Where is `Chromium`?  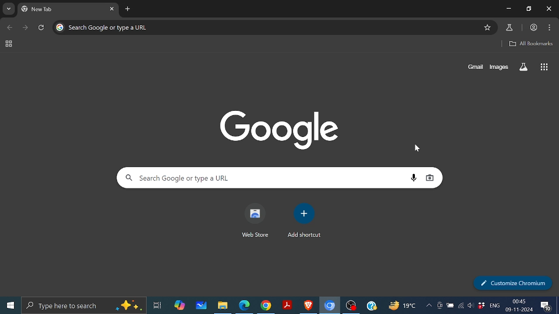 Chromium is located at coordinates (330, 305).